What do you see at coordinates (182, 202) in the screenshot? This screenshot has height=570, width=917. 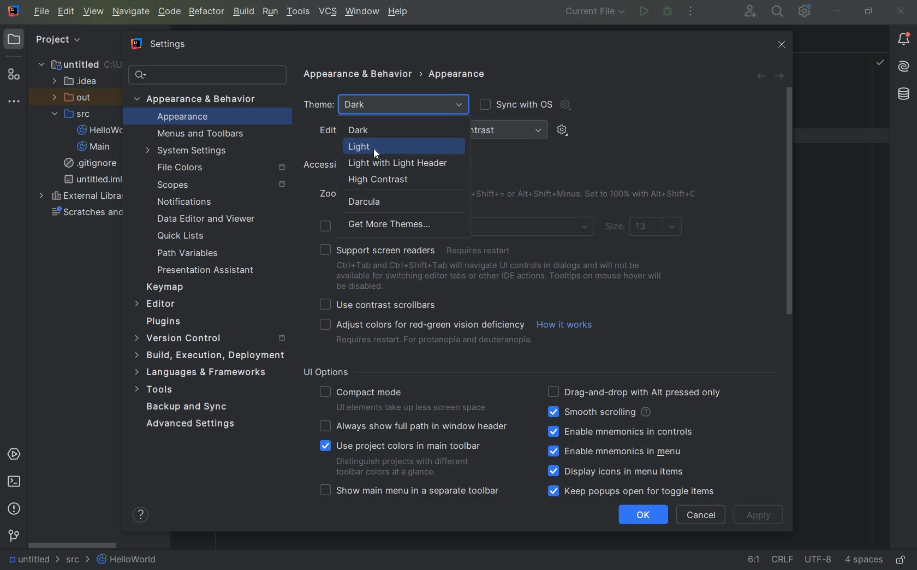 I see `NOTIFICATIONS` at bounding box center [182, 202].